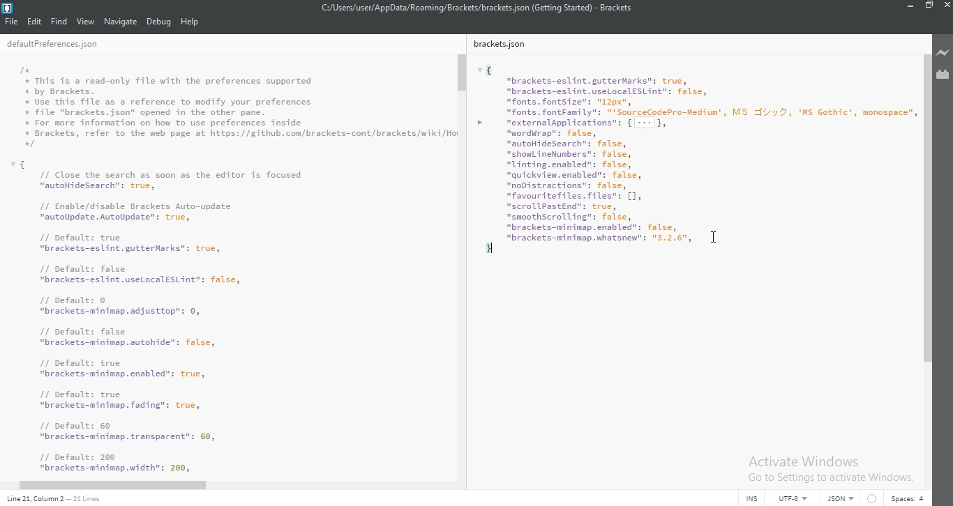  What do you see at coordinates (943, 74) in the screenshot?
I see `Extension Manager` at bounding box center [943, 74].